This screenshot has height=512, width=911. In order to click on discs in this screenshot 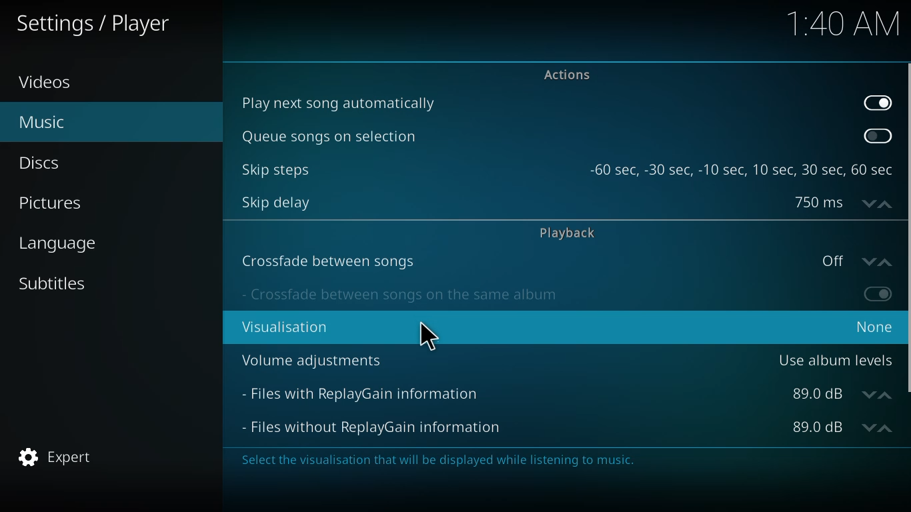, I will do `click(41, 162)`.